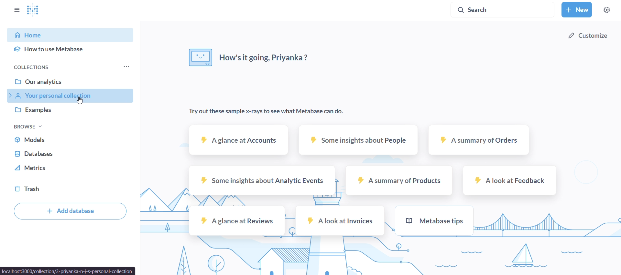  What do you see at coordinates (28, 127) in the screenshot?
I see `browse` at bounding box center [28, 127].